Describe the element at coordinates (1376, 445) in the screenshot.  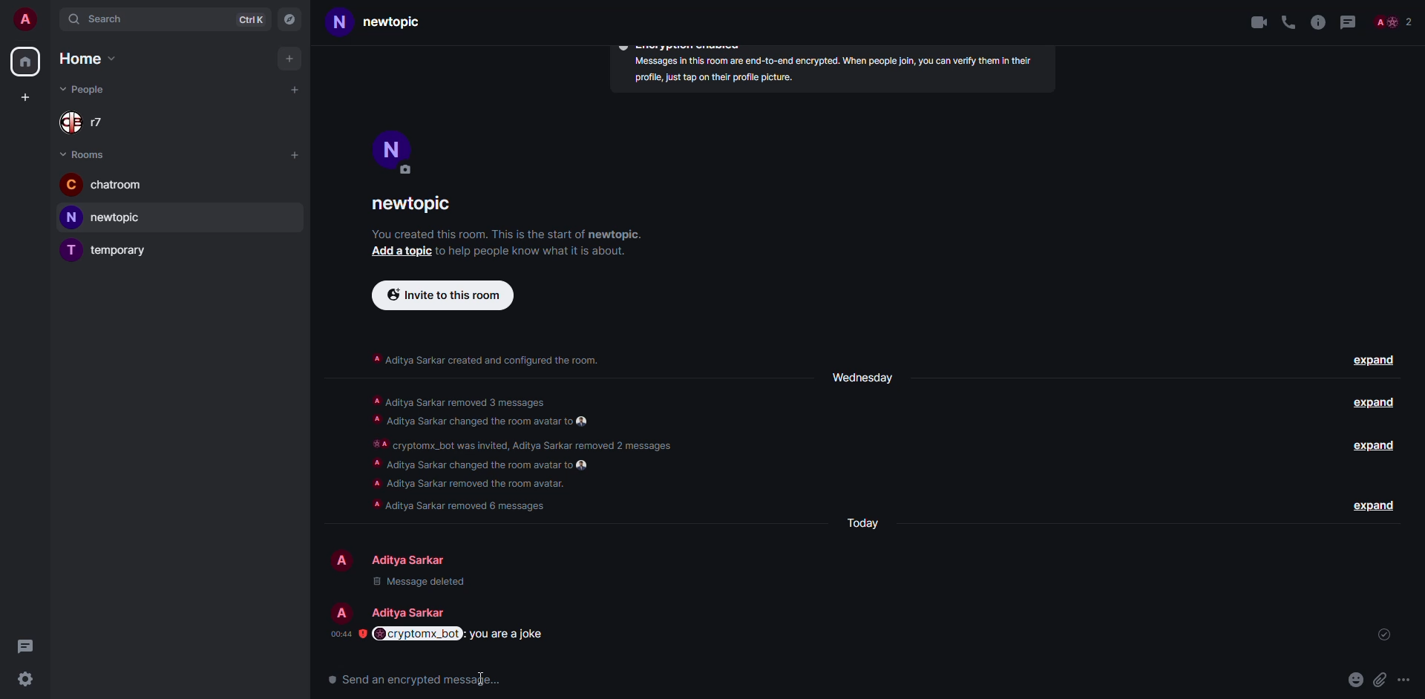
I see `expand` at that location.